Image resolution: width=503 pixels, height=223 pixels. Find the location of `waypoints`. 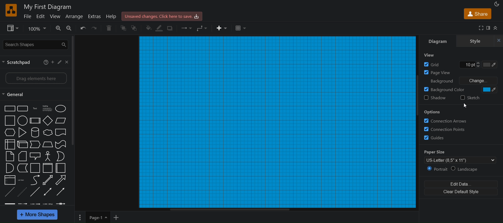

waypoints is located at coordinates (202, 29).